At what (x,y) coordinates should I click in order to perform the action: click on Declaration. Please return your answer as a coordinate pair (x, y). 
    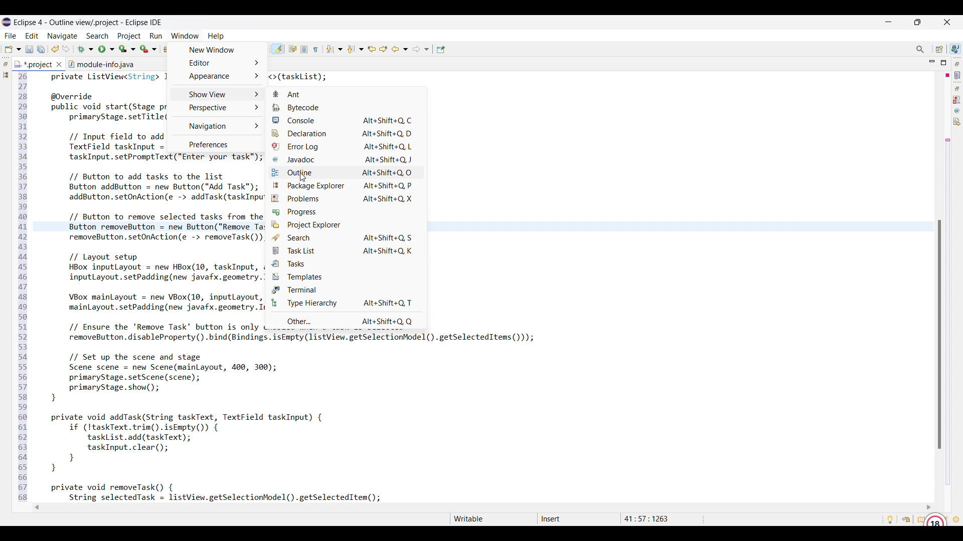
    Looking at the image, I should click on (957, 122).